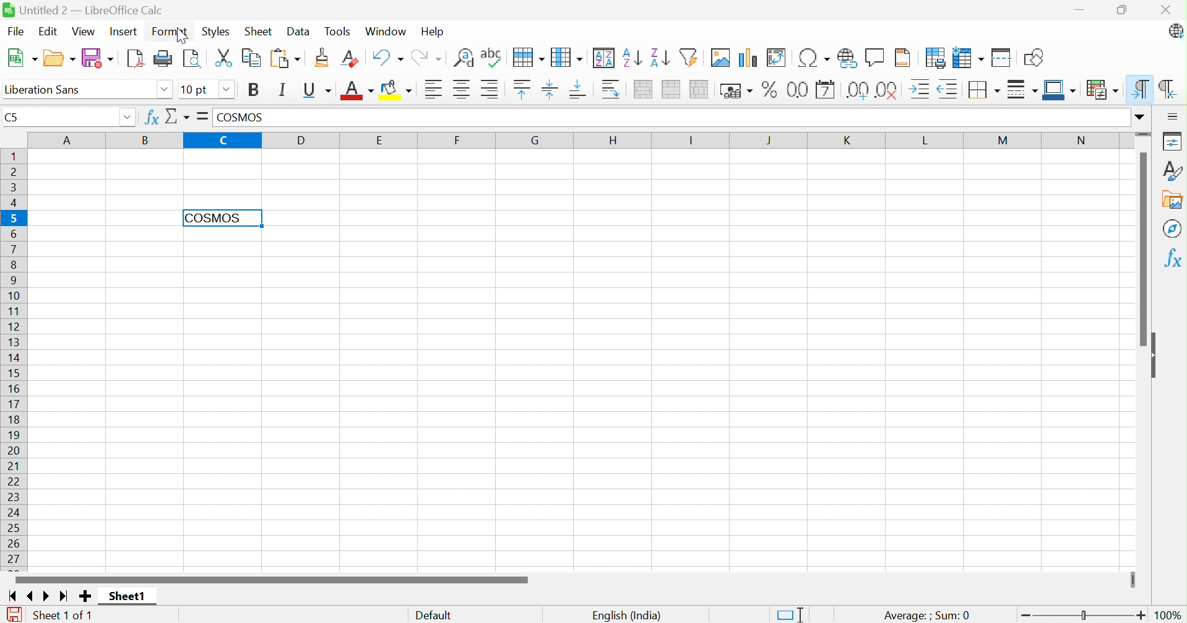 The height and width of the screenshot is (623, 1187). Describe the element at coordinates (226, 90) in the screenshot. I see `Drop Down` at that location.